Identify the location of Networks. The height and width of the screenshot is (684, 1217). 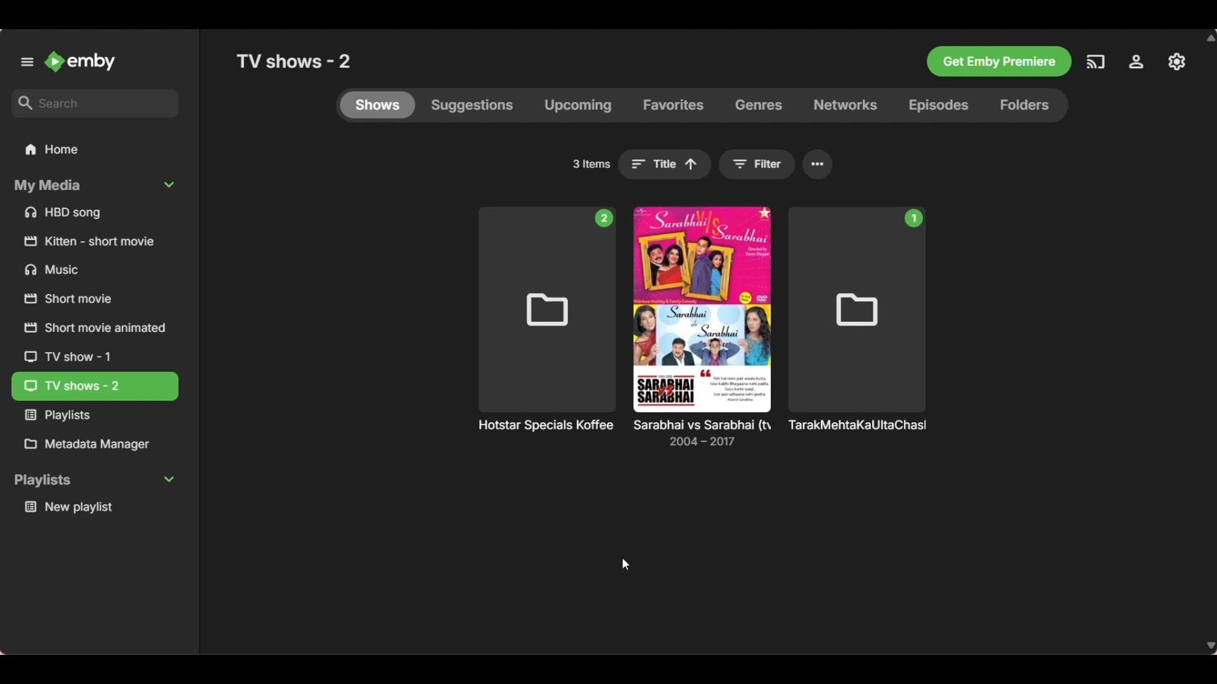
(844, 105).